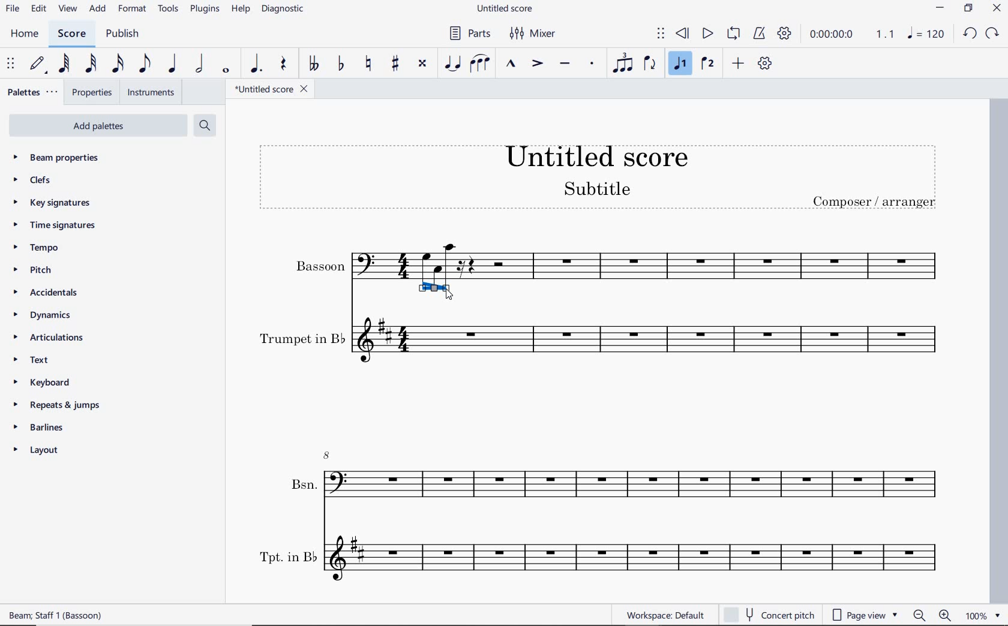 The image size is (1008, 626). Describe the element at coordinates (52, 226) in the screenshot. I see `time signatures` at that location.